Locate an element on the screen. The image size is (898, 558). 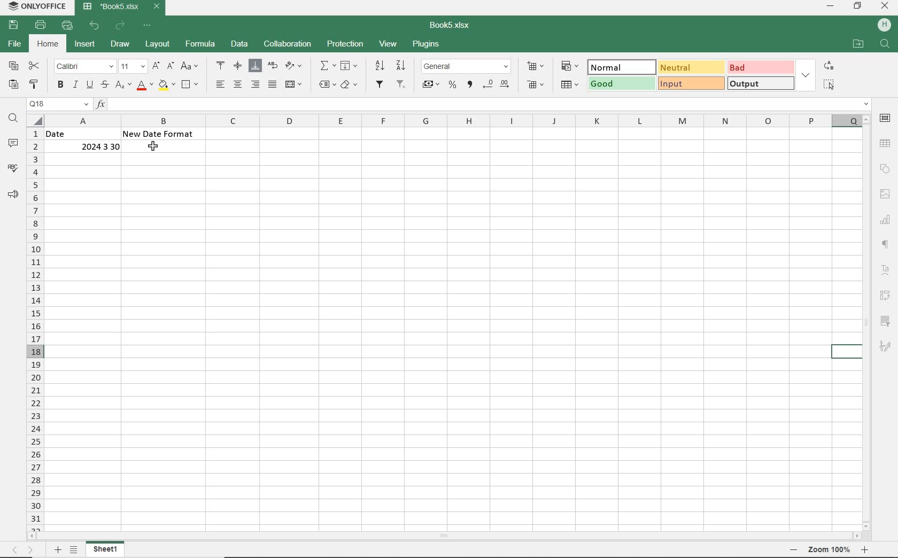
SELECT ALL is located at coordinates (829, 84).